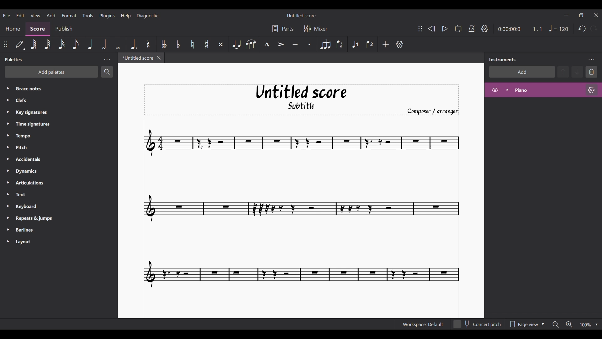  Describe the element at coordinates (495, 90) in the screenshot. I see `Hide piano` at that location.